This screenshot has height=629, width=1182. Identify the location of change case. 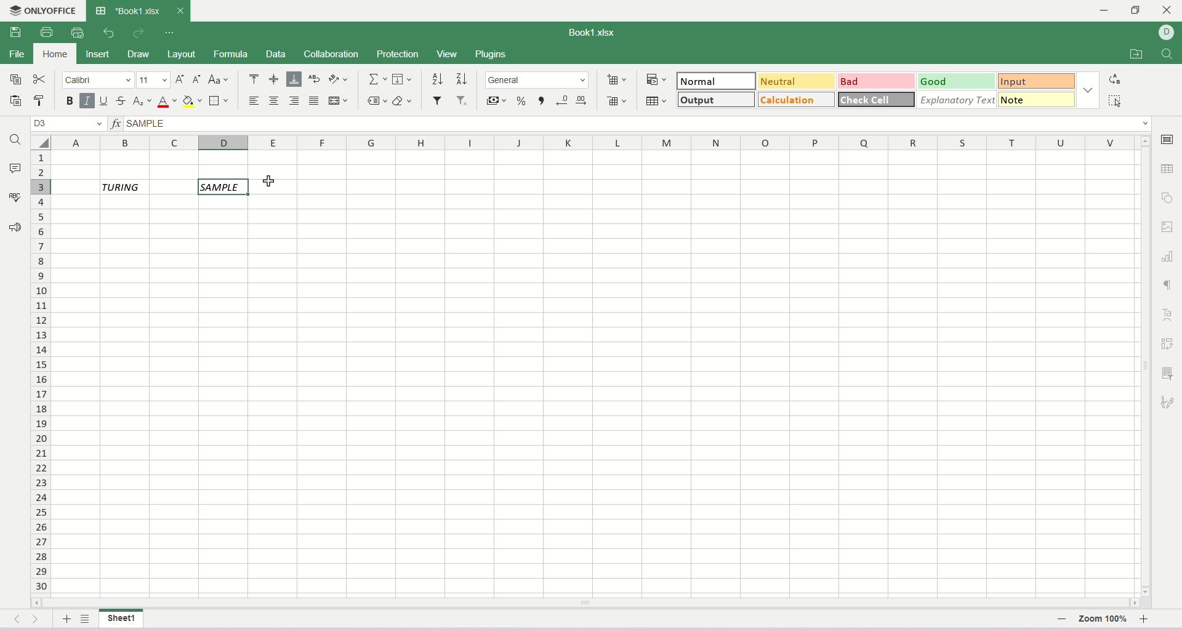
(218, 79).